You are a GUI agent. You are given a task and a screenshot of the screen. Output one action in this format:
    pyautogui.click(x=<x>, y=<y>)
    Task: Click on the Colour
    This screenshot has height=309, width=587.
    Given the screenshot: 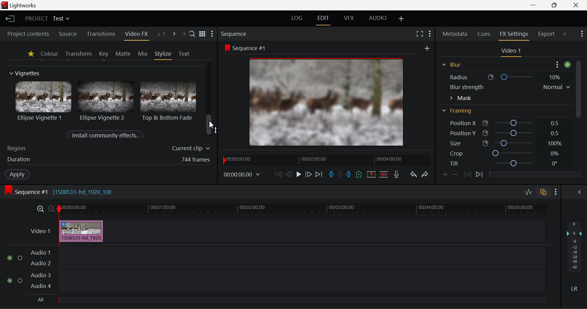 What is the action you would take?
    pyautogui.click(x=49, y=54)
    